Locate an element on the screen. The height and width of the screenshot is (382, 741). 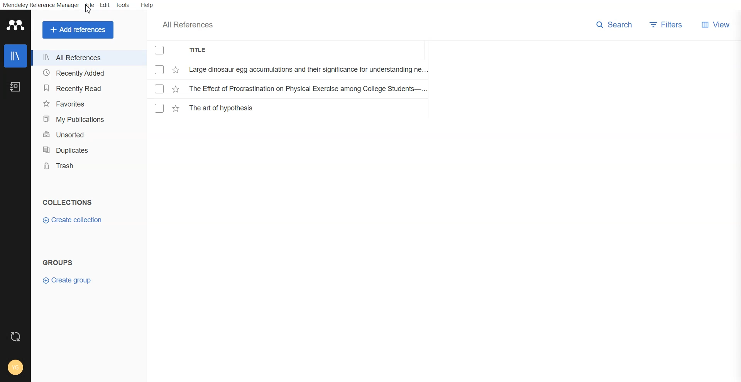
Veiw is located at coordinates (715, 25).